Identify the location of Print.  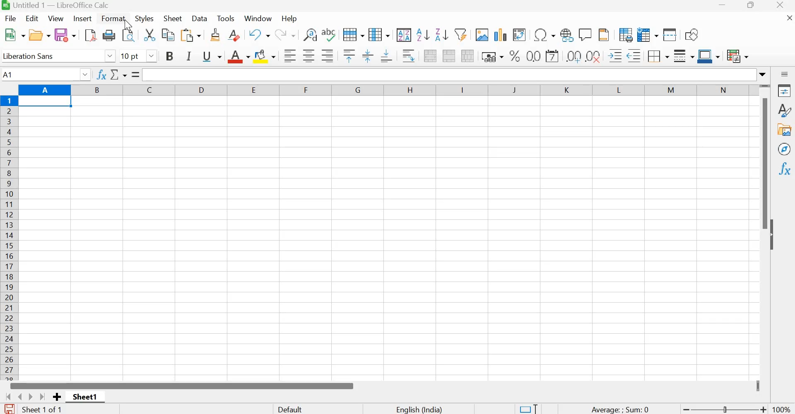
(111, 36).